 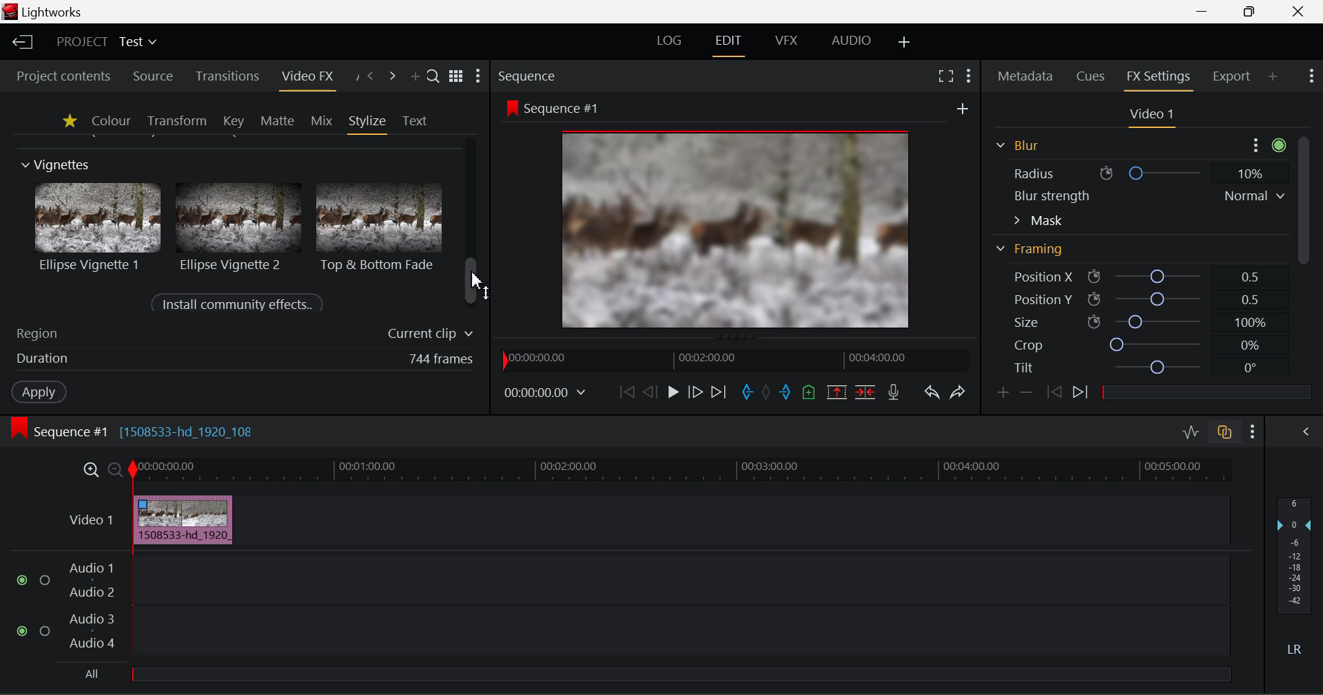 What do you see at coordinates (1206, 12) in the screenshot?
I see `Restore Down` at bounding box center [1206, 12].